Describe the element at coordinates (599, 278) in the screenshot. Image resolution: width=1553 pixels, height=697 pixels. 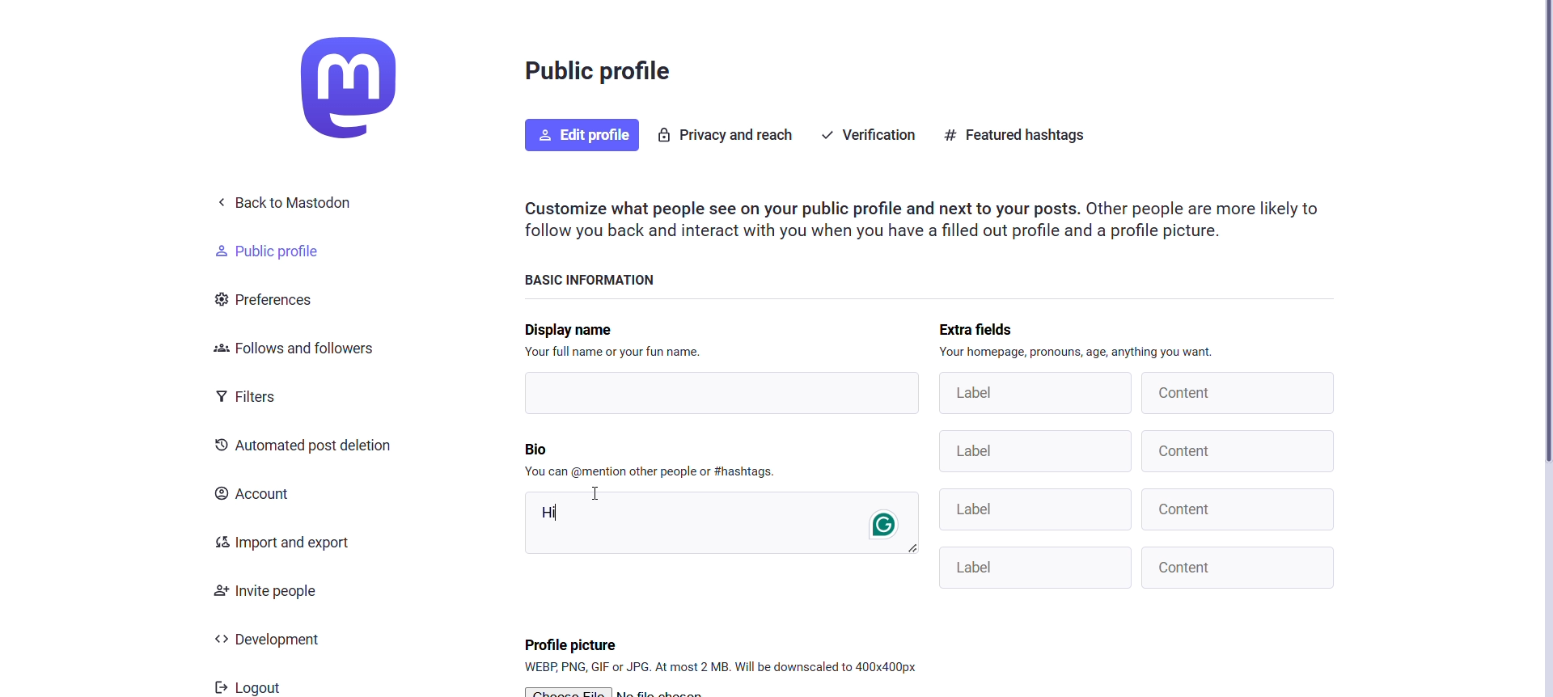
I see `Basic Information` at that location.